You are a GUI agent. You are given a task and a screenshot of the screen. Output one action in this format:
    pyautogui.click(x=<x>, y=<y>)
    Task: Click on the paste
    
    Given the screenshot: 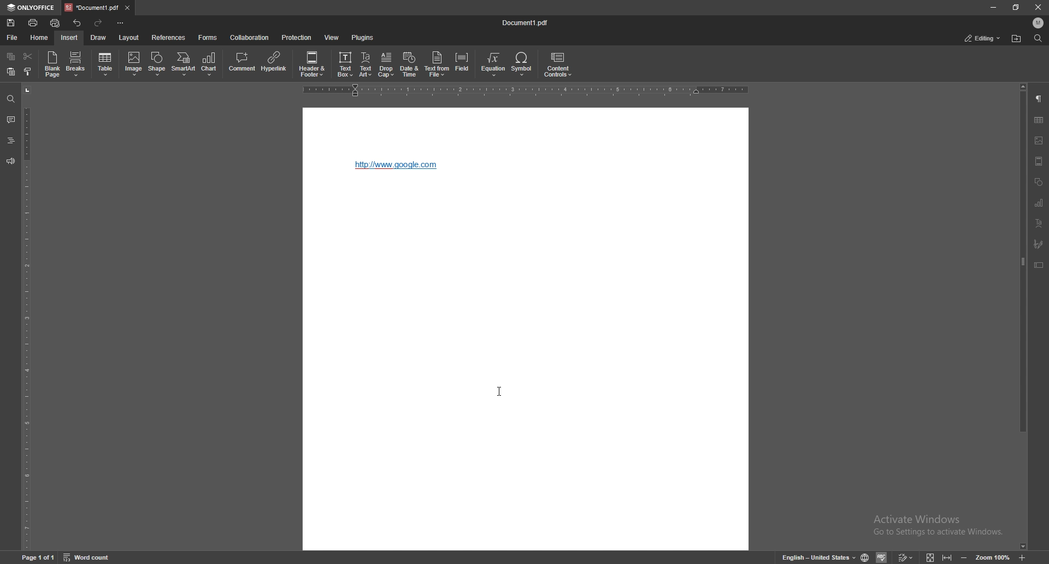 What is the action you would take?
    pyautogui.click(x=11, y=71)
    